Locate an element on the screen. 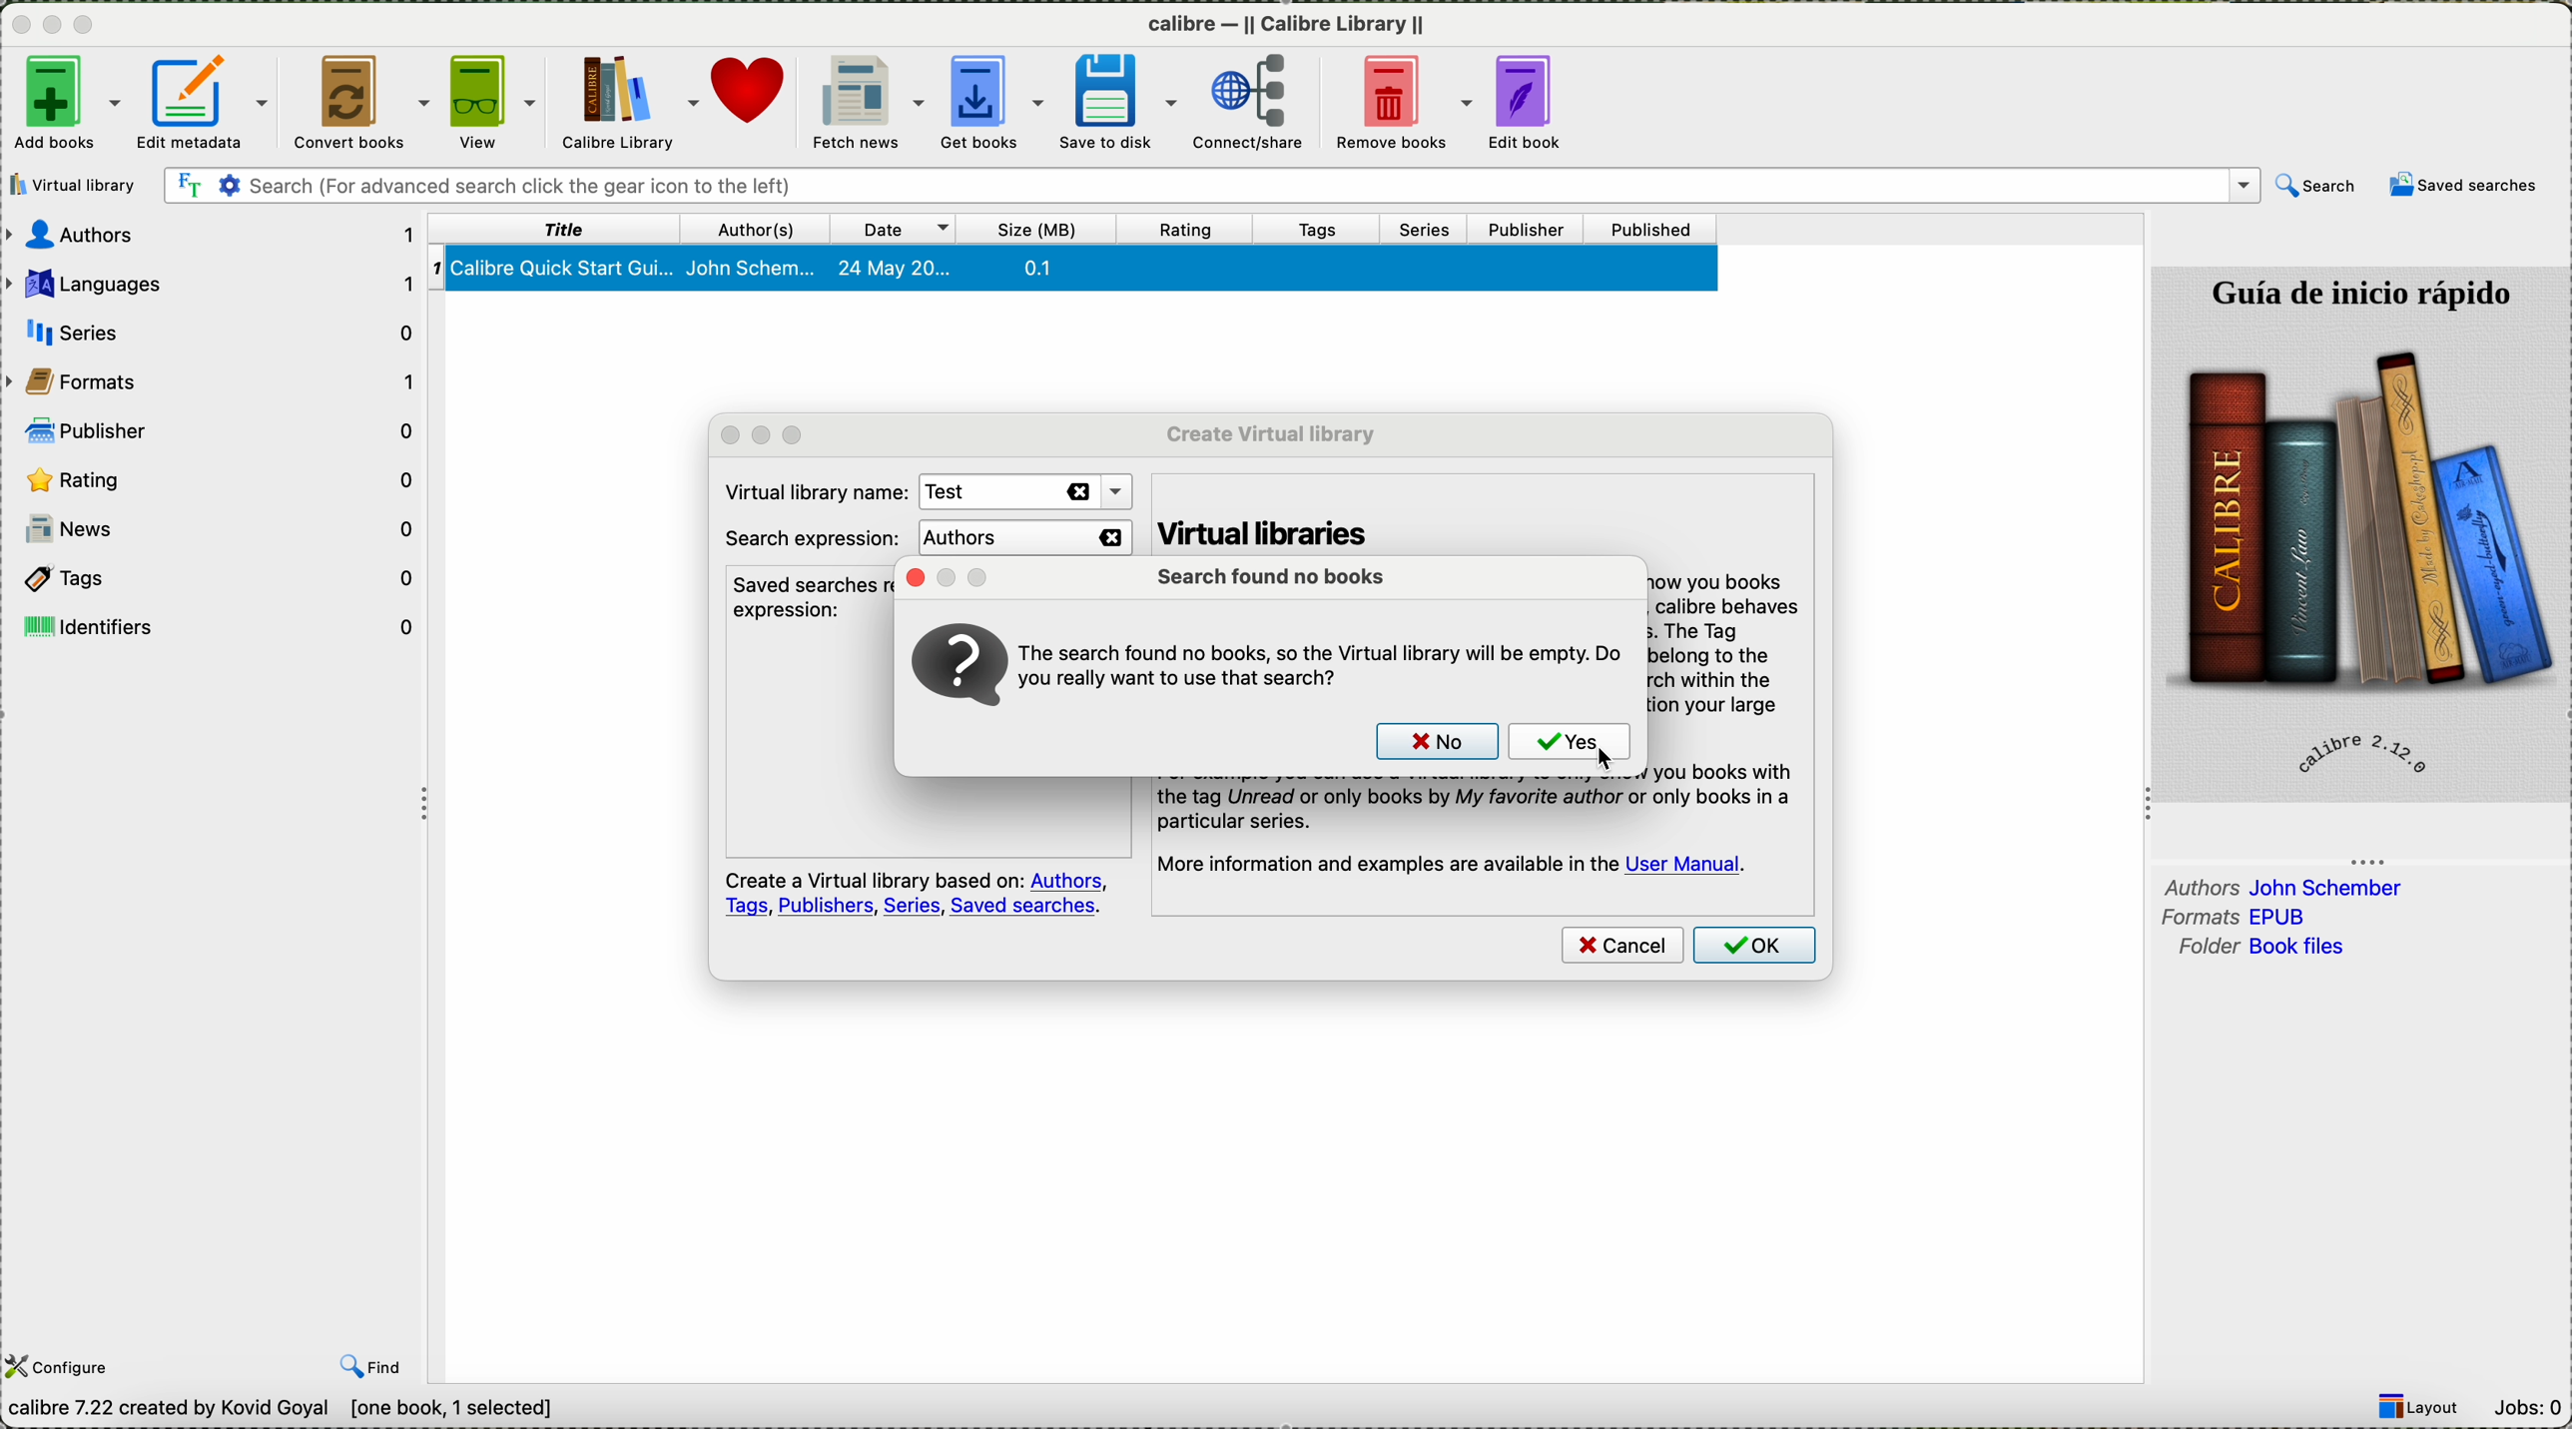 Image resolution: width=2572 pixels, height=1429 pixels. minimize is located at coordinates (53, 31).